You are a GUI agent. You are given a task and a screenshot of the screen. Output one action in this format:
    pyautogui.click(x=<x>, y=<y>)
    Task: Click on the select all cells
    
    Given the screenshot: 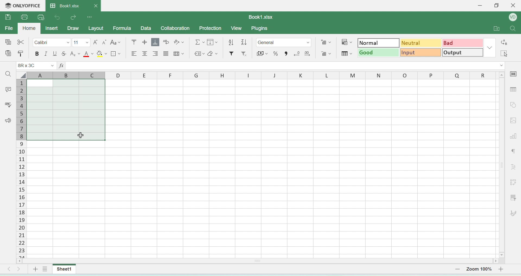 What is the action you would take?
    pyautogui.click(x=21, y=75)
    